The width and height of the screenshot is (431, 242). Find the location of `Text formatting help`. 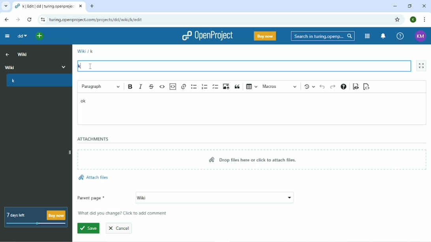

Text formatting help is located at coordinates (343, 87).